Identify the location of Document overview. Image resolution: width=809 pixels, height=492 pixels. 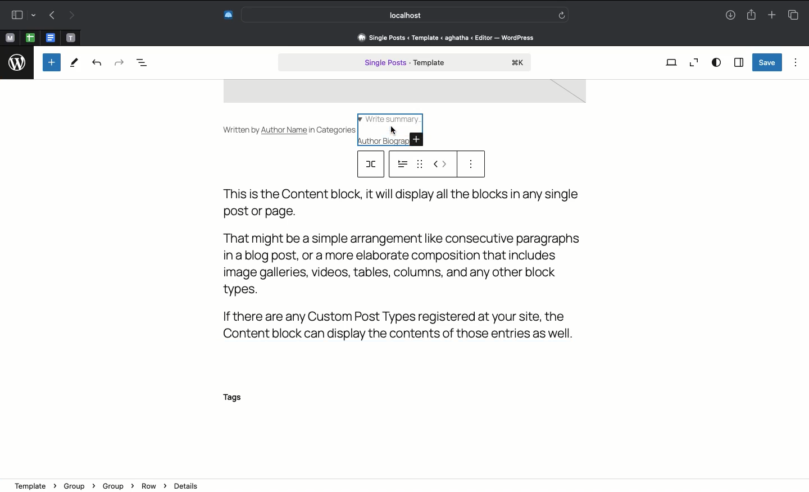
(148, 63).